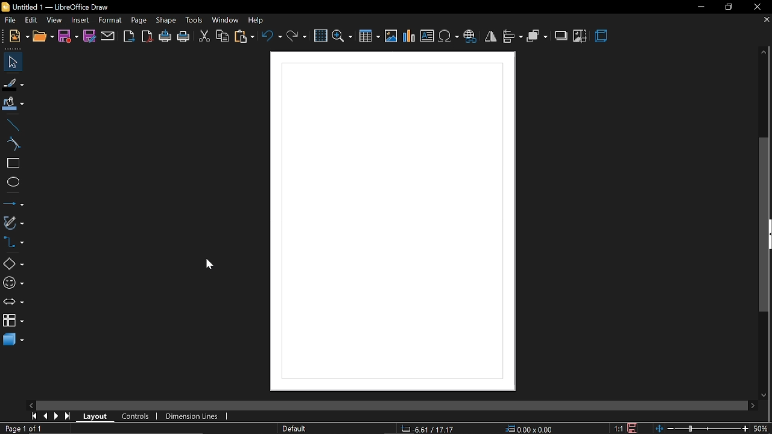  Describe the element at coordinates (14, 222) in the screenshot. I see `curves and polygon` at that location.